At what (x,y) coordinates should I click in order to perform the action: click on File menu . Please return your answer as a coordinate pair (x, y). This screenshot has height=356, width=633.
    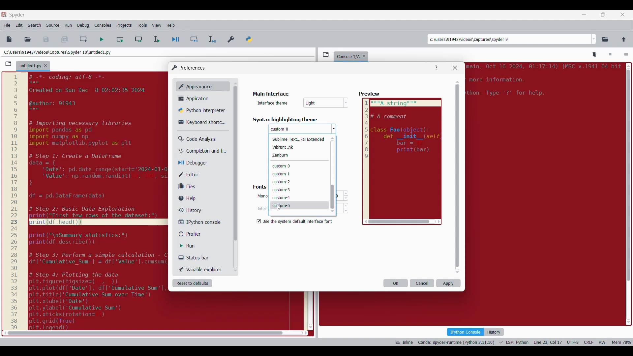
    Looking at the image, I should click on (7, 25).